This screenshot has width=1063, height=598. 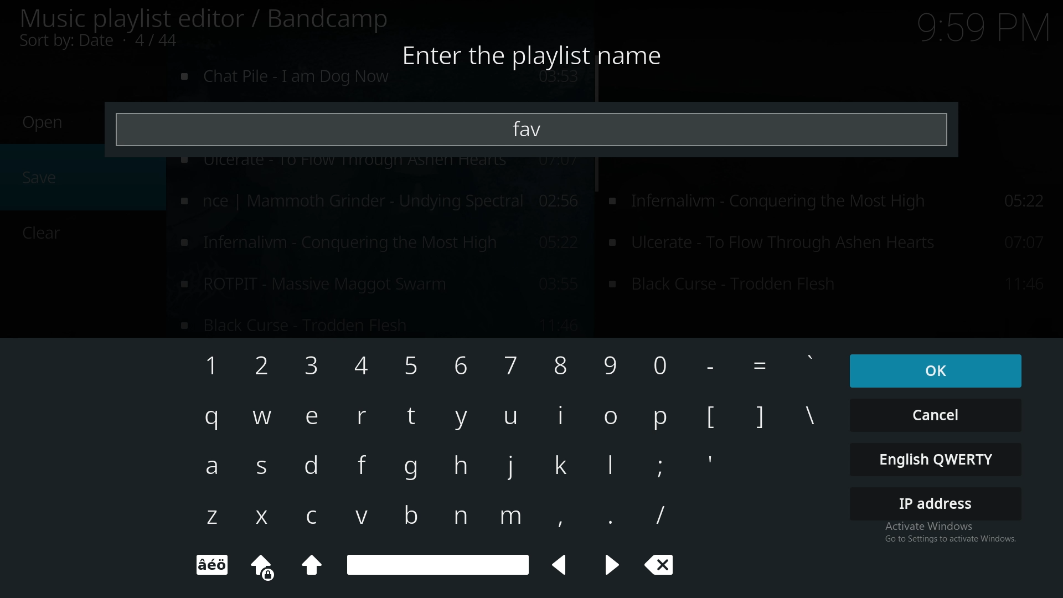 What do you see at coordinates (411, 363) in the screenshot?
I see `keyboard input` at bounding box center [411, 363].